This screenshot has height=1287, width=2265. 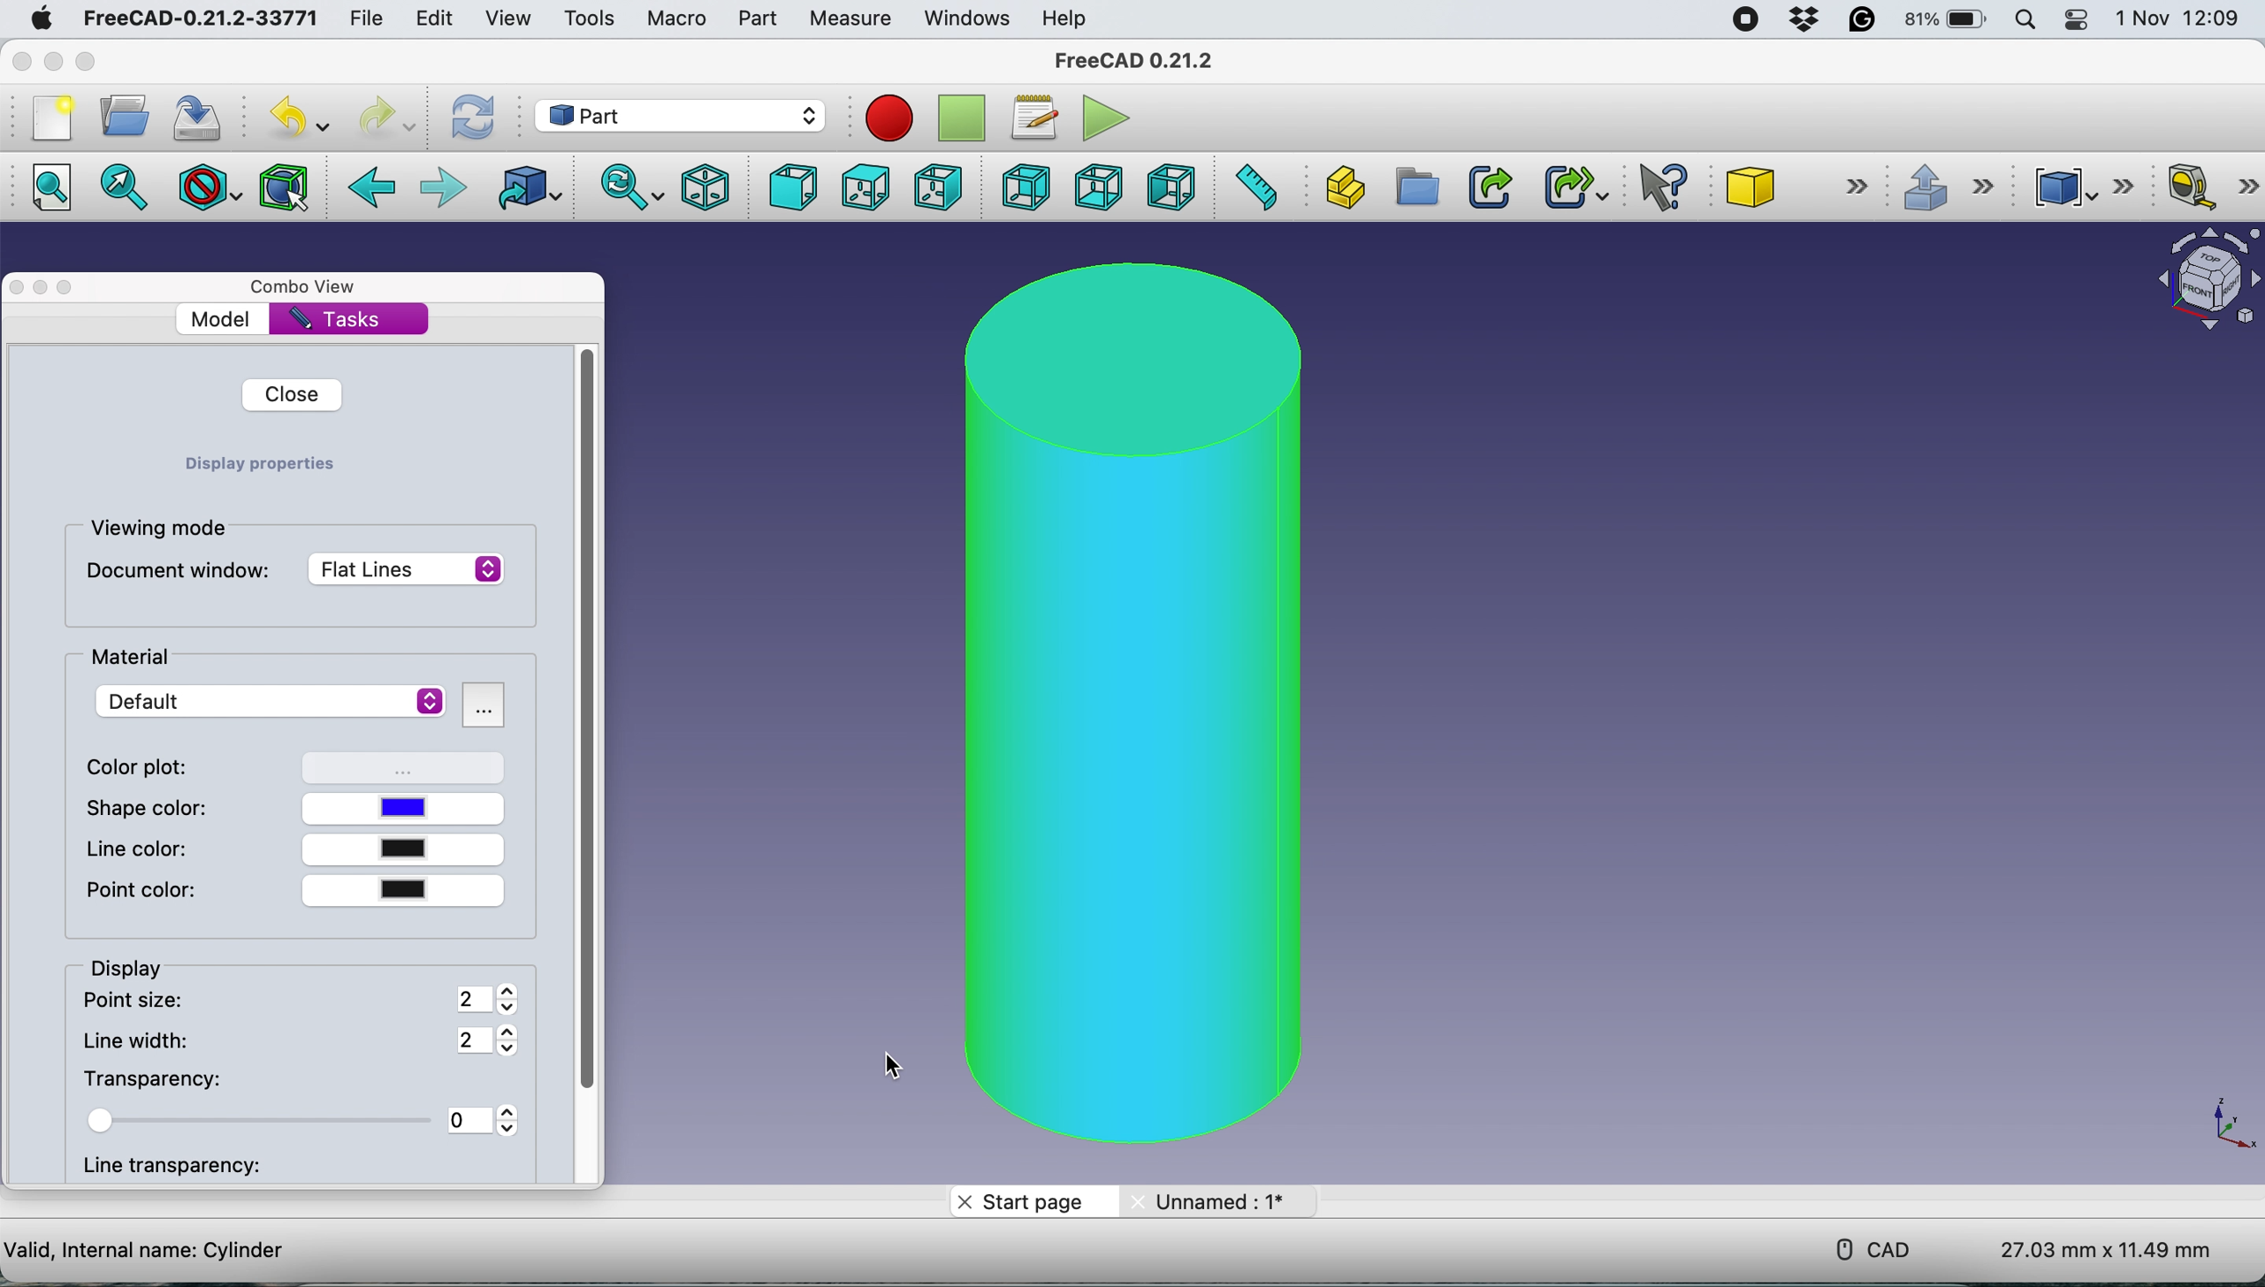 What do you see at coordinates (2227, 1122) in the screenshot?
I see `xy coordinate` at bounding box center [2227, 1122].